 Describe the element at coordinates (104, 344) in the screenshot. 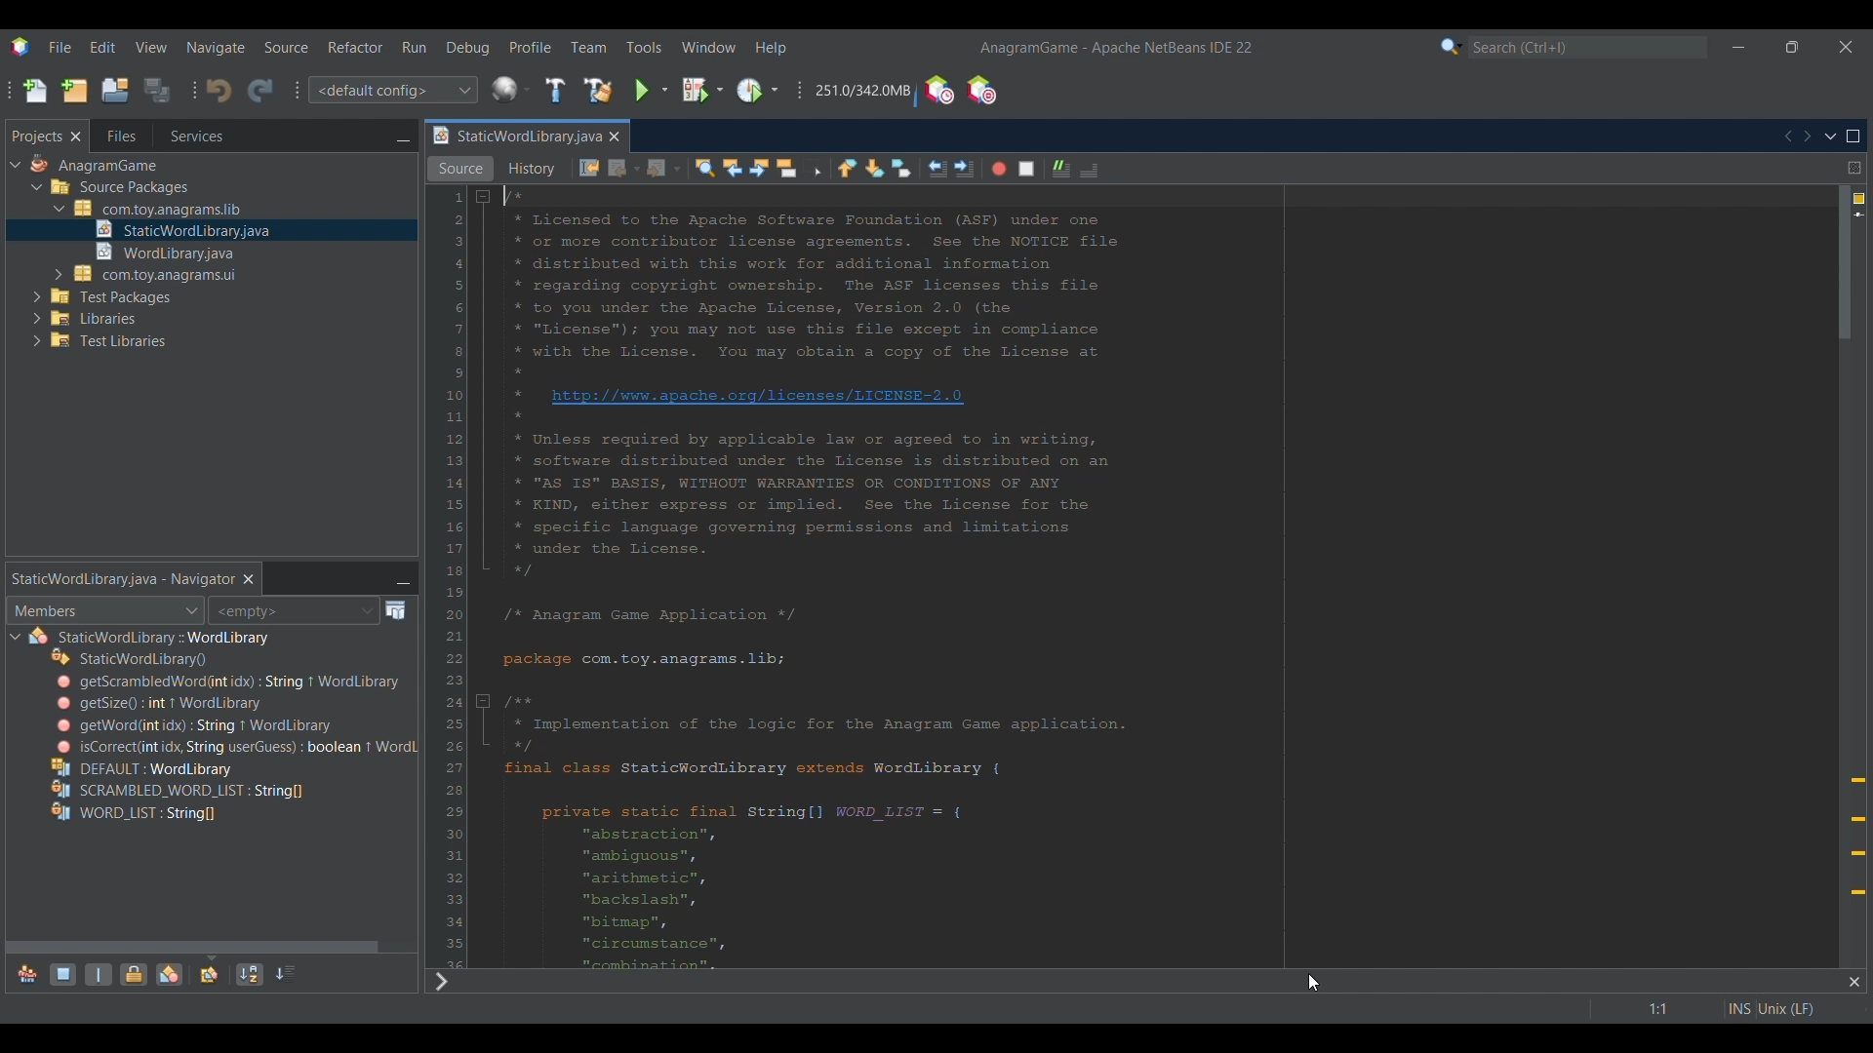

I see `` at that location.